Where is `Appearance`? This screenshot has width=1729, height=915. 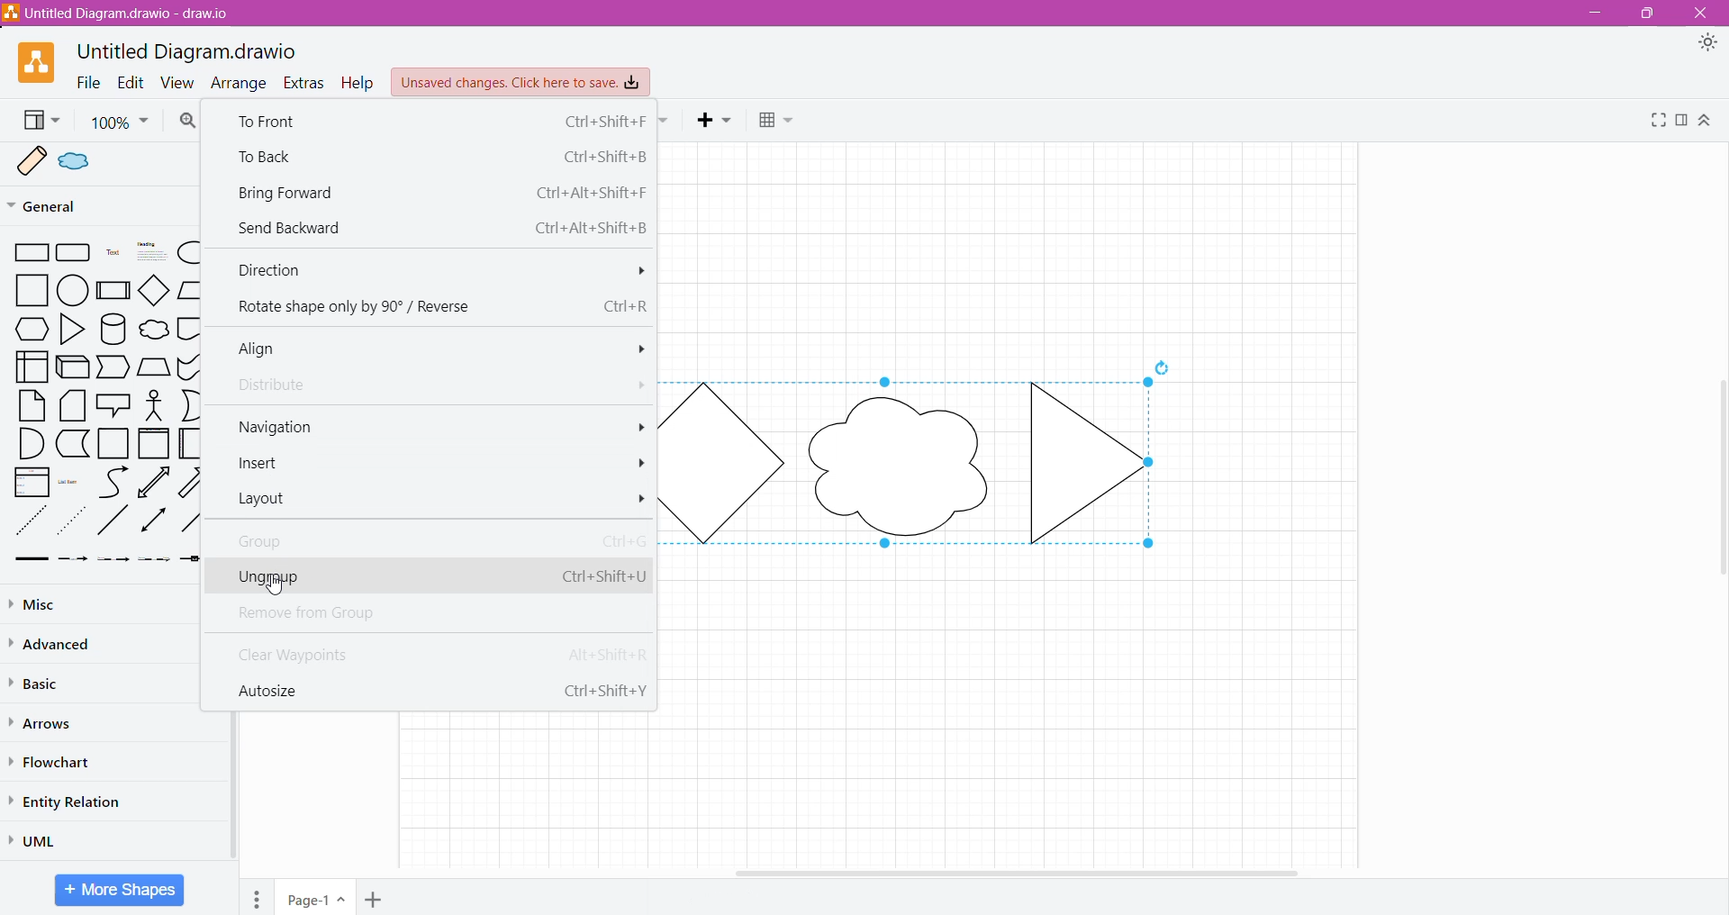 Appearance is located at coordinates (1711, 46).